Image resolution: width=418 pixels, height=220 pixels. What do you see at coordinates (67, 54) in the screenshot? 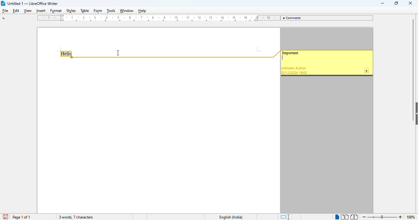
I see `hotkey (Ctrl+alt+C) on selected text` at bounding box center [67, 54].